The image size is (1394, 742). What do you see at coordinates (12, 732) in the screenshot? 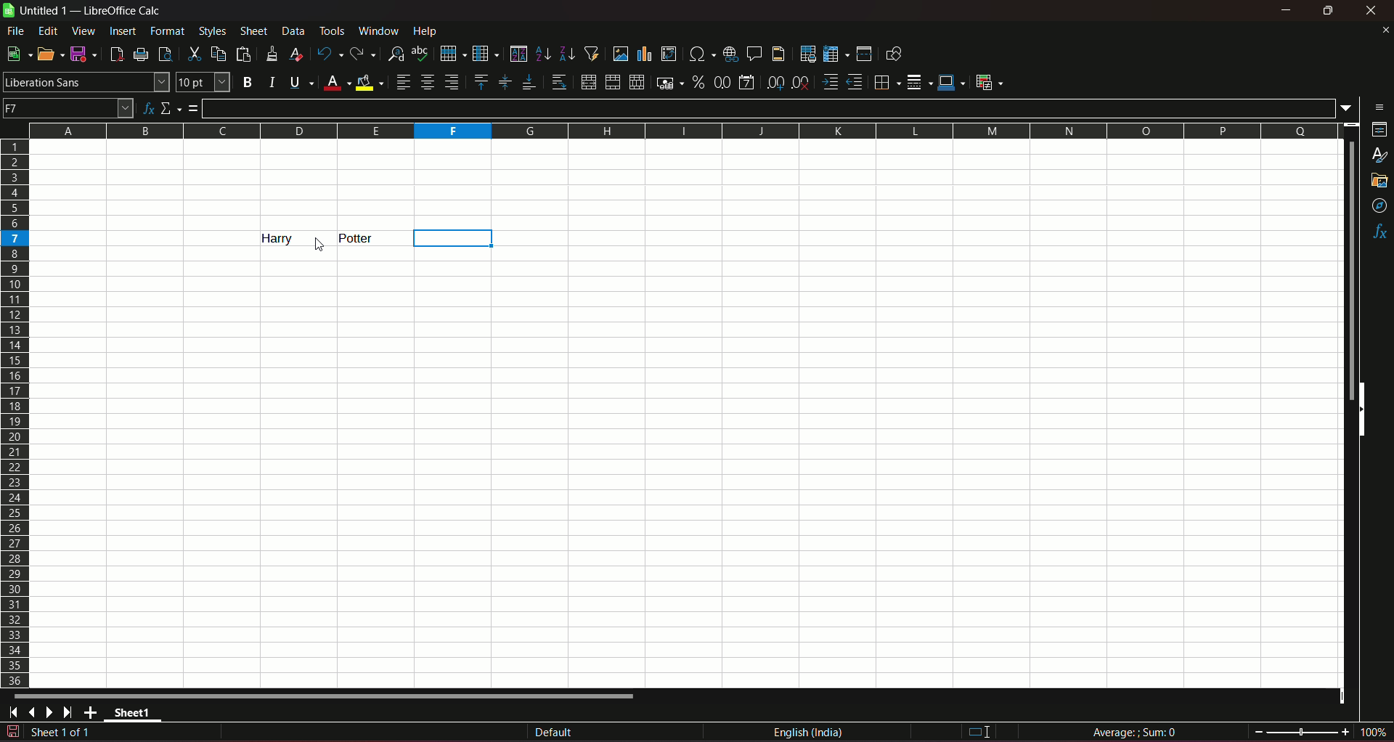
I see `document modified` at bounding box center [12, 732].